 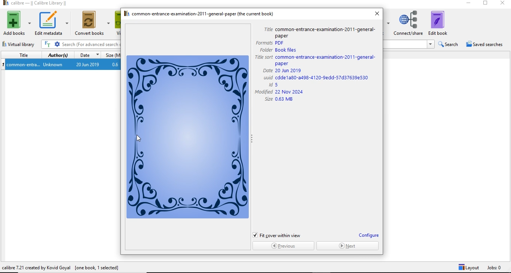 What do you see at coordinates (279, 85) in the screenshot?
I see `id 5` at bounding box center [279, 85].